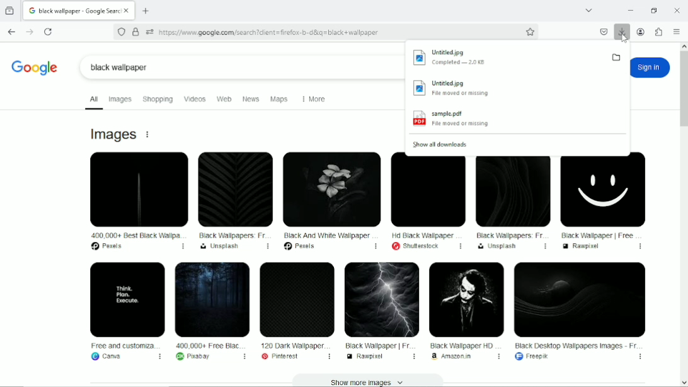 This screenshot has height=387, width=688. I want to click on Images, so click(120, 99).